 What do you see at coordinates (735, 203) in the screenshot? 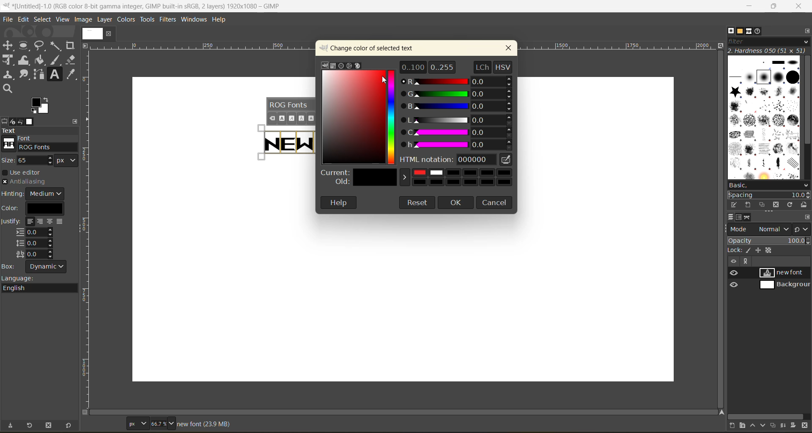
I see `edit this brush` at bounding box center [735, 203].